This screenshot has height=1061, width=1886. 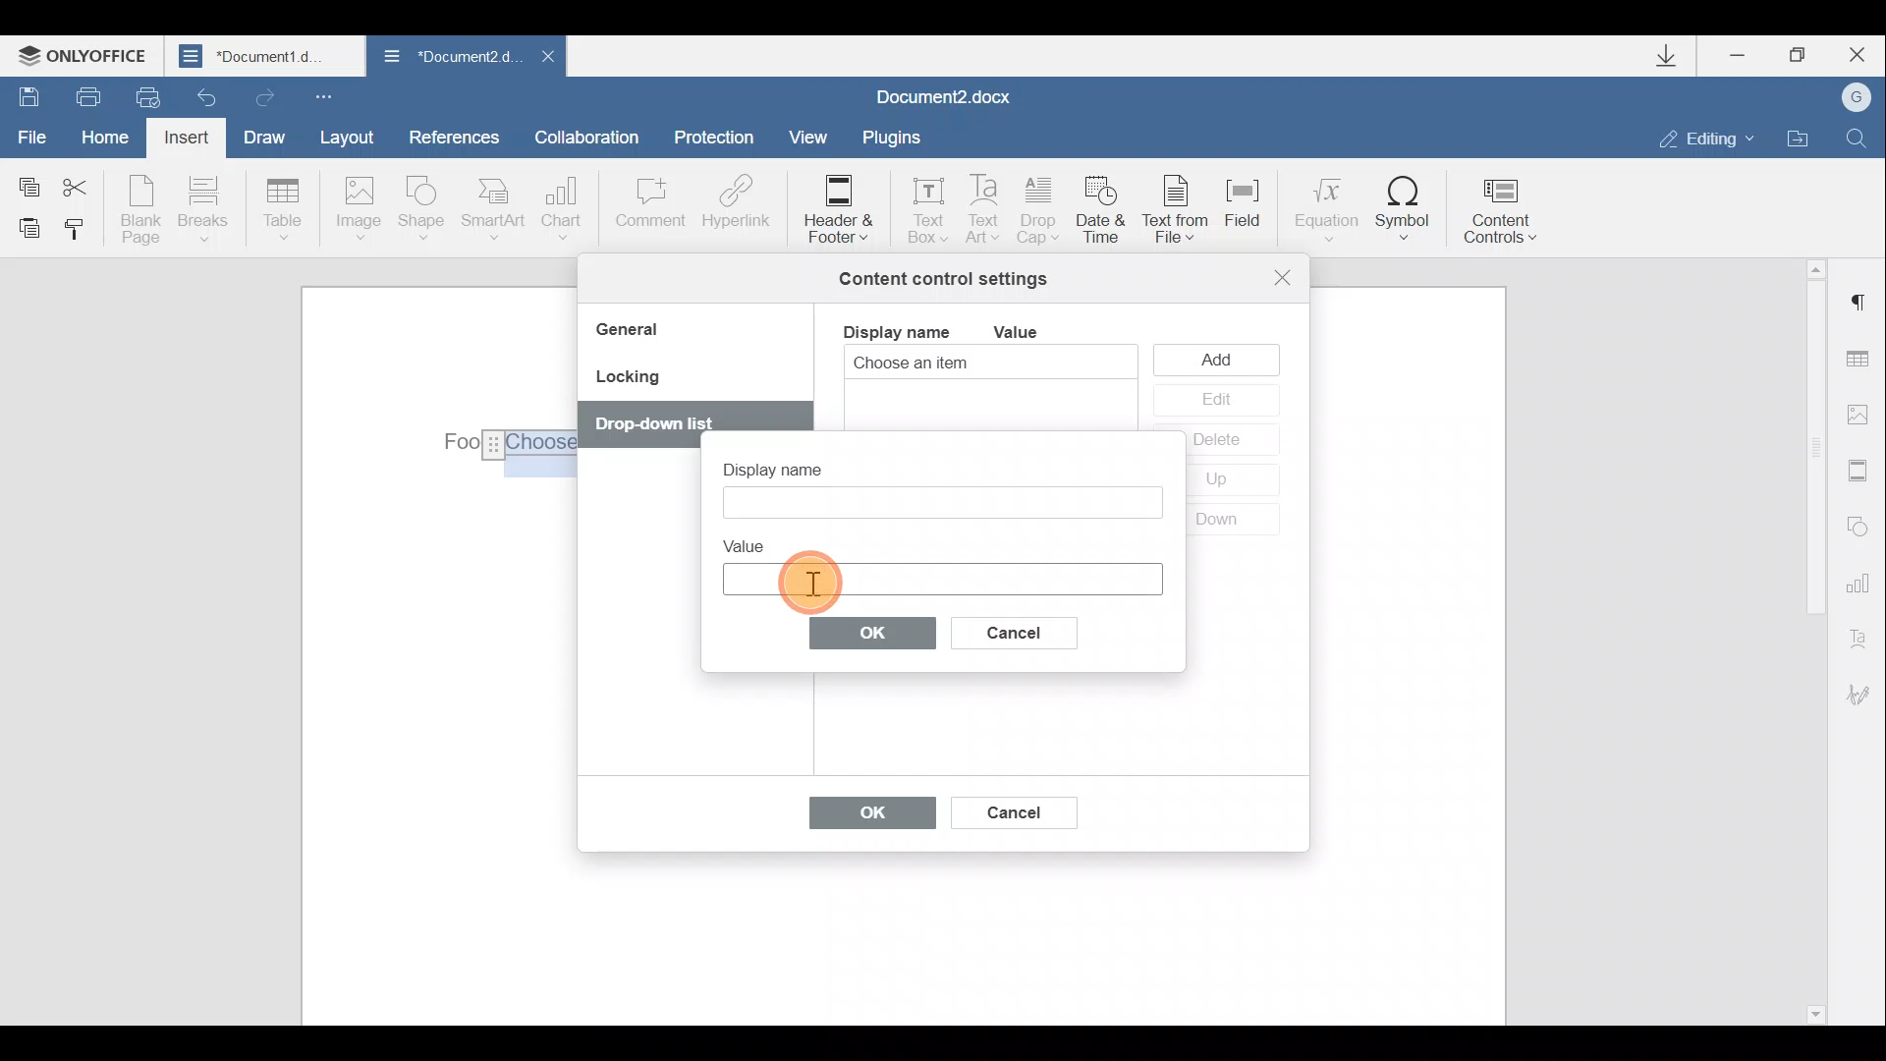 I want to click on Layout, so click(x=346, y=137).